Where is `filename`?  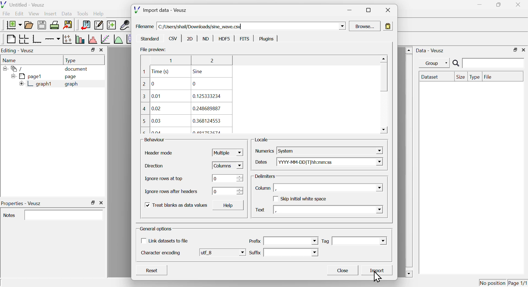
filename is located at coordinates (145, 26).